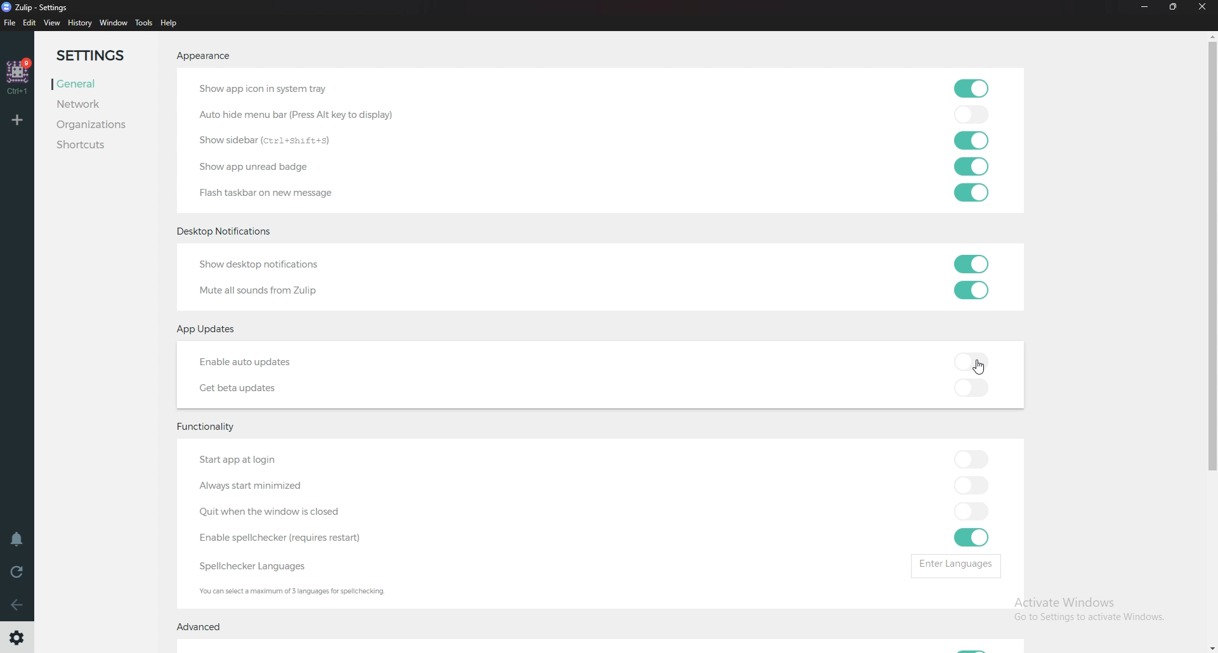  What do you see at coordinates (298, 512) in the screenshot?
I see `Quit when windows closed` at bounding box center [298, 512].